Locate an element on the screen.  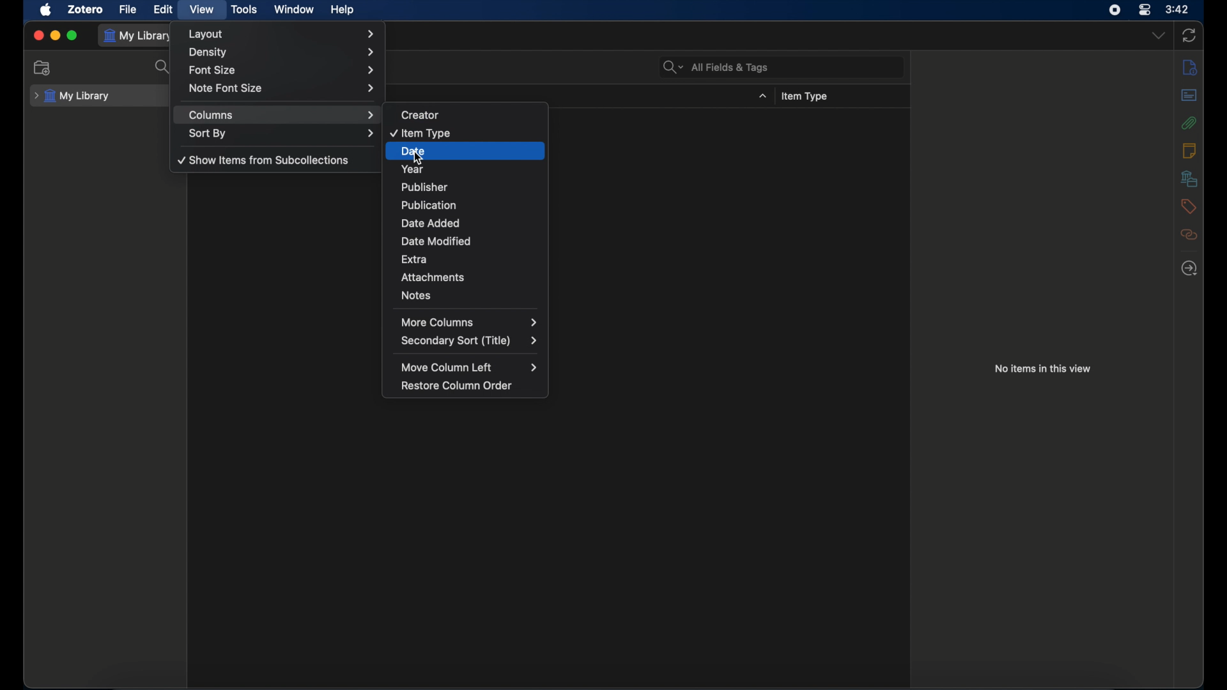
sync is located at coordinates (1189, 36).